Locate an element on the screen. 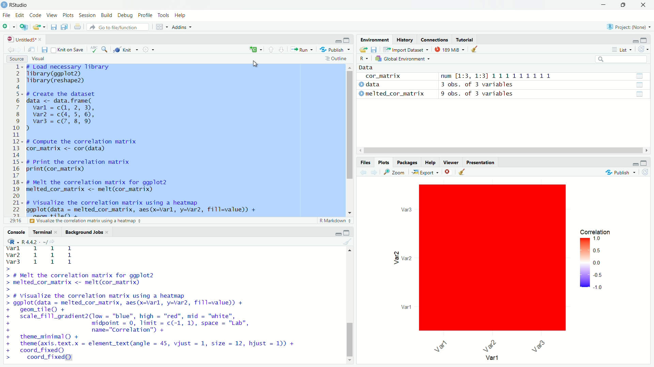 Image resolution: width=654 pixels, height=367 pixels. lines is located at coordinates (18, 144).